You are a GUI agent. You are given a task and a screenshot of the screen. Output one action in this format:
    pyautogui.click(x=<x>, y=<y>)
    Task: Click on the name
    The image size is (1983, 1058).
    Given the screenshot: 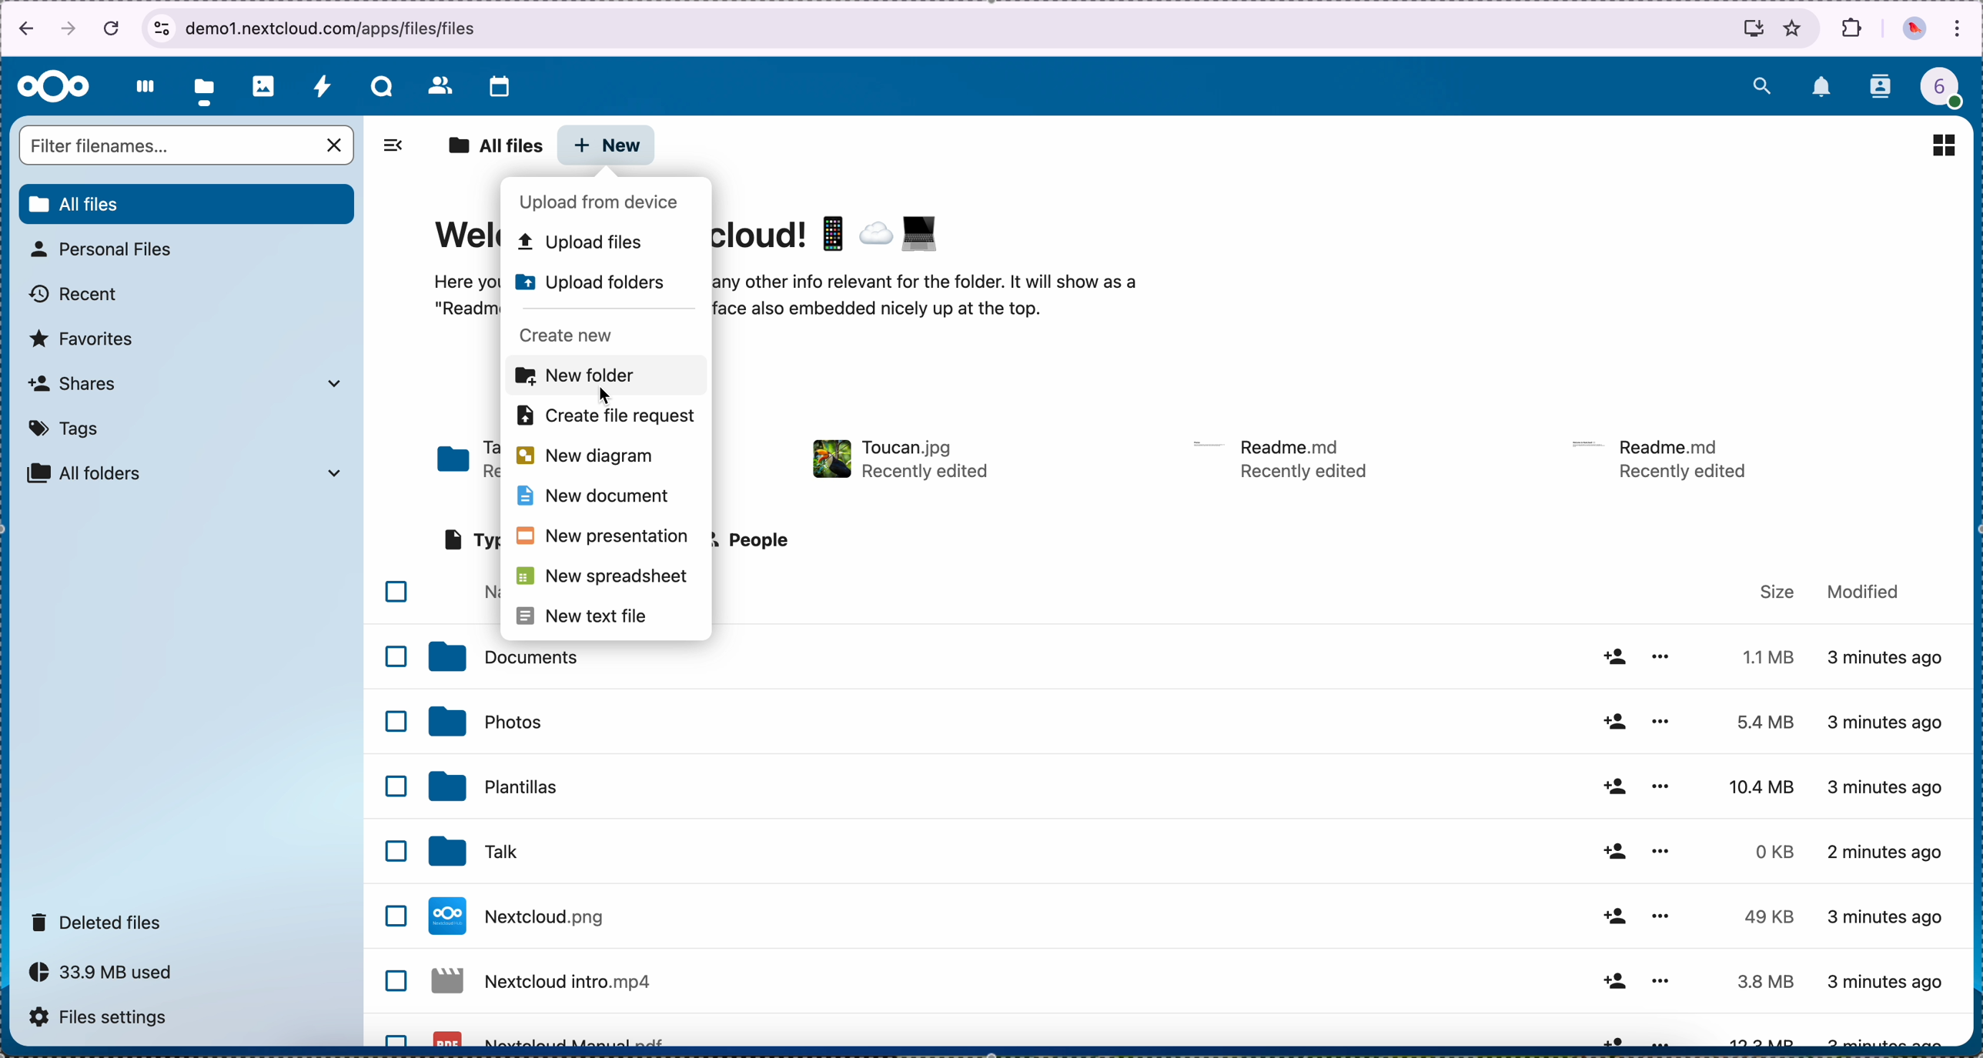 What is the action you would take?
    pyautogui.click(x=488, y=593)
    